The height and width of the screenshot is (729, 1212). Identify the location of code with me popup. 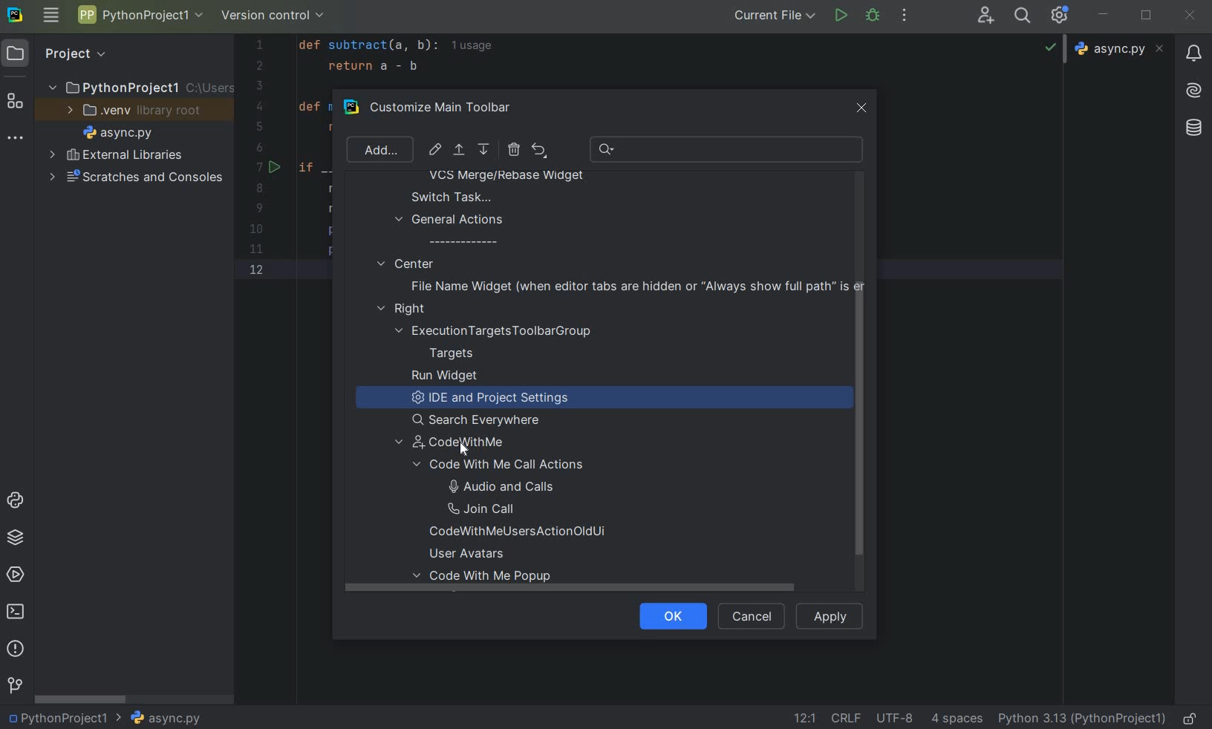
(488, 580).